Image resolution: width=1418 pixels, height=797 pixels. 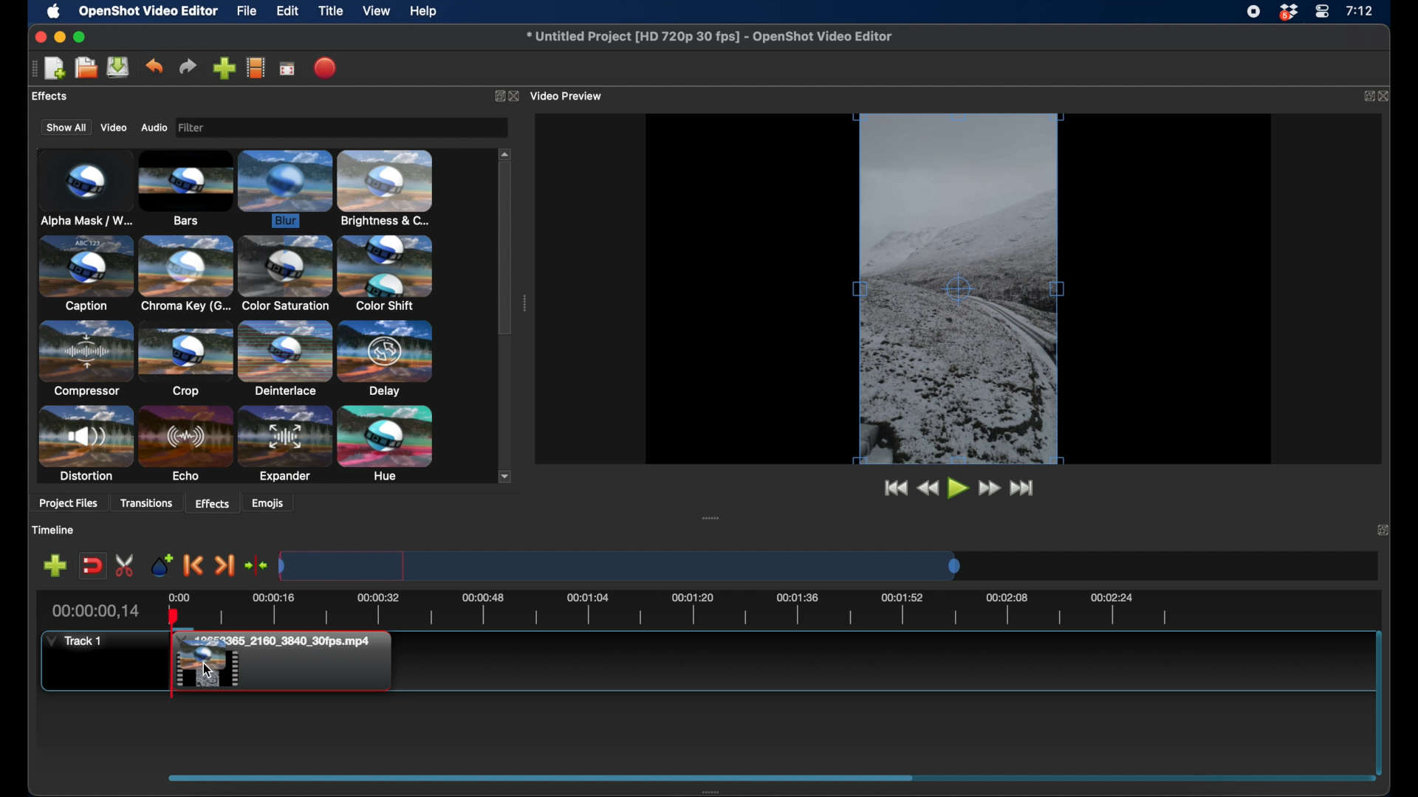 What do you see at coordinates (1253, 12) in the screenshot?
I see `screen recorder icon` at bounding box center [1253, 12].